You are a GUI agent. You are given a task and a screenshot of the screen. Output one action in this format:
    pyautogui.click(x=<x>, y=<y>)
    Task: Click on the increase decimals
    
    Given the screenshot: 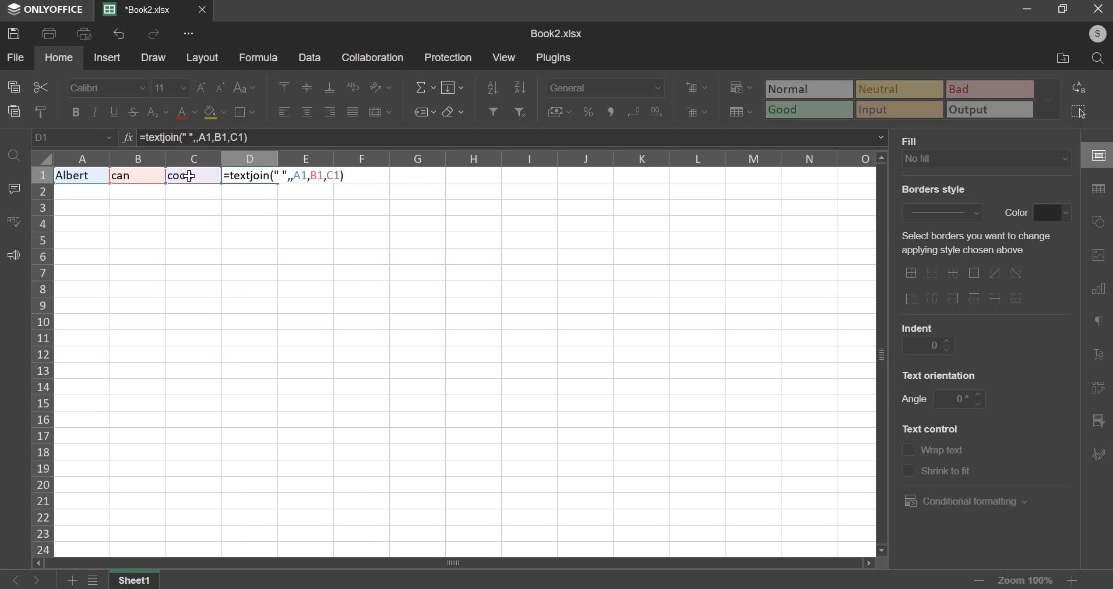 What is the action you would take?
    pyautogui.click(x=634, y=110)
    